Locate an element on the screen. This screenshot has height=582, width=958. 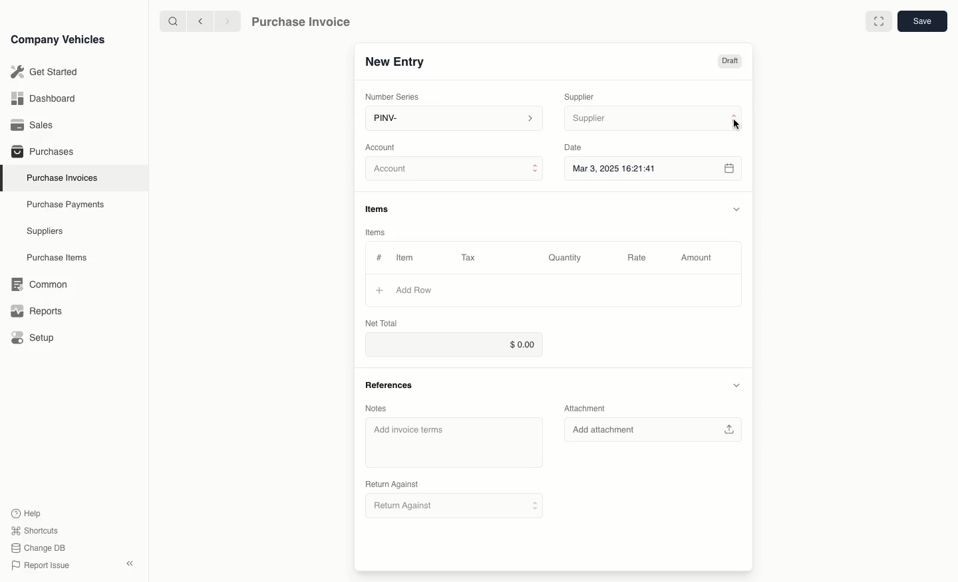
Help is located at coordinates (29, 513).